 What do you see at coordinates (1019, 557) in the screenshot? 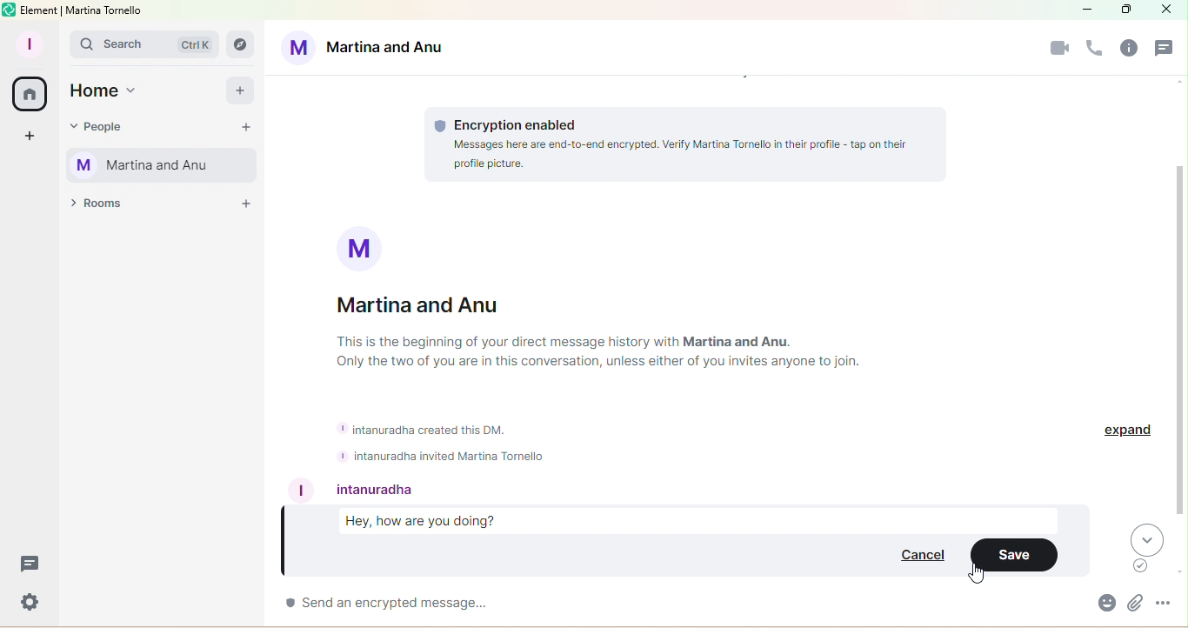
I see `Save` at bounding box center [1019, 557].